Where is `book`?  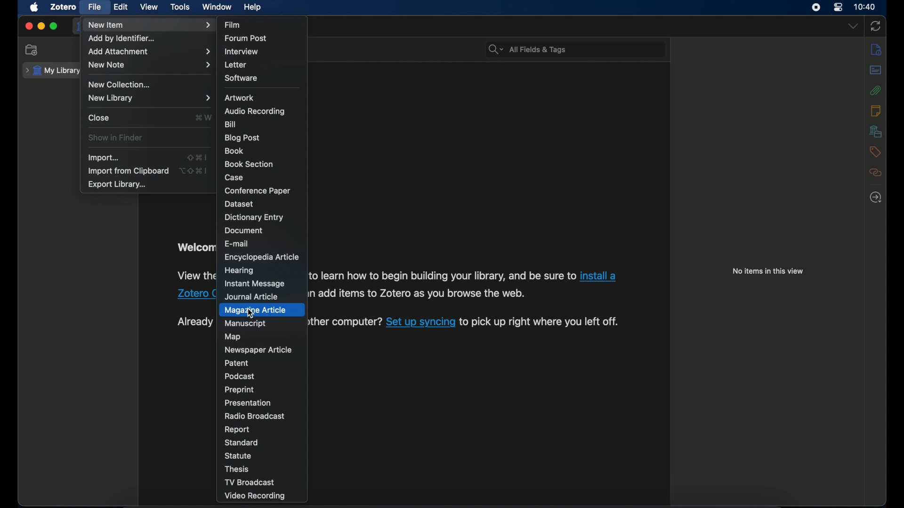
book is located at coordinates (234, 151).